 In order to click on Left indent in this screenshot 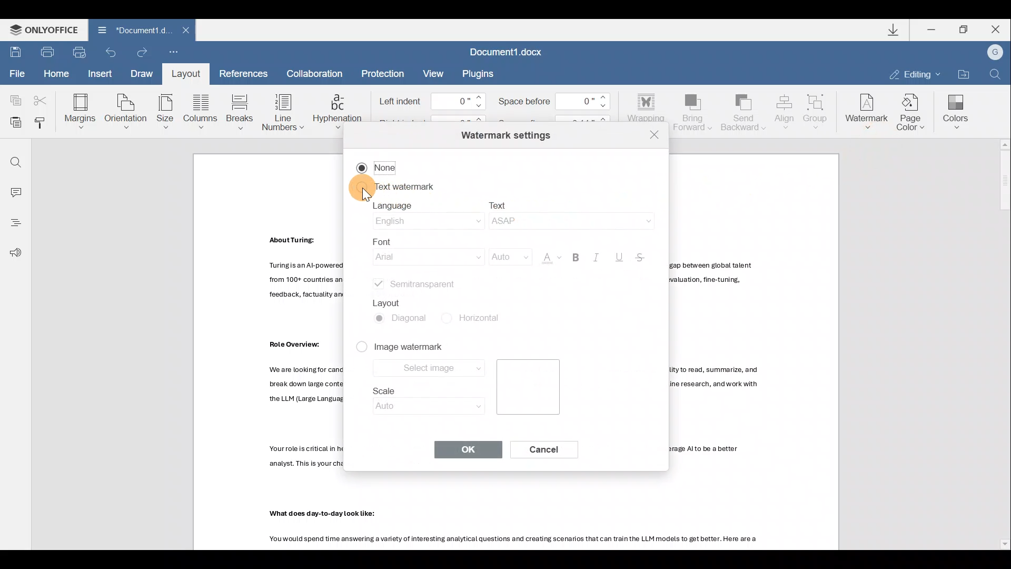, I will do `click(429, 101)`.